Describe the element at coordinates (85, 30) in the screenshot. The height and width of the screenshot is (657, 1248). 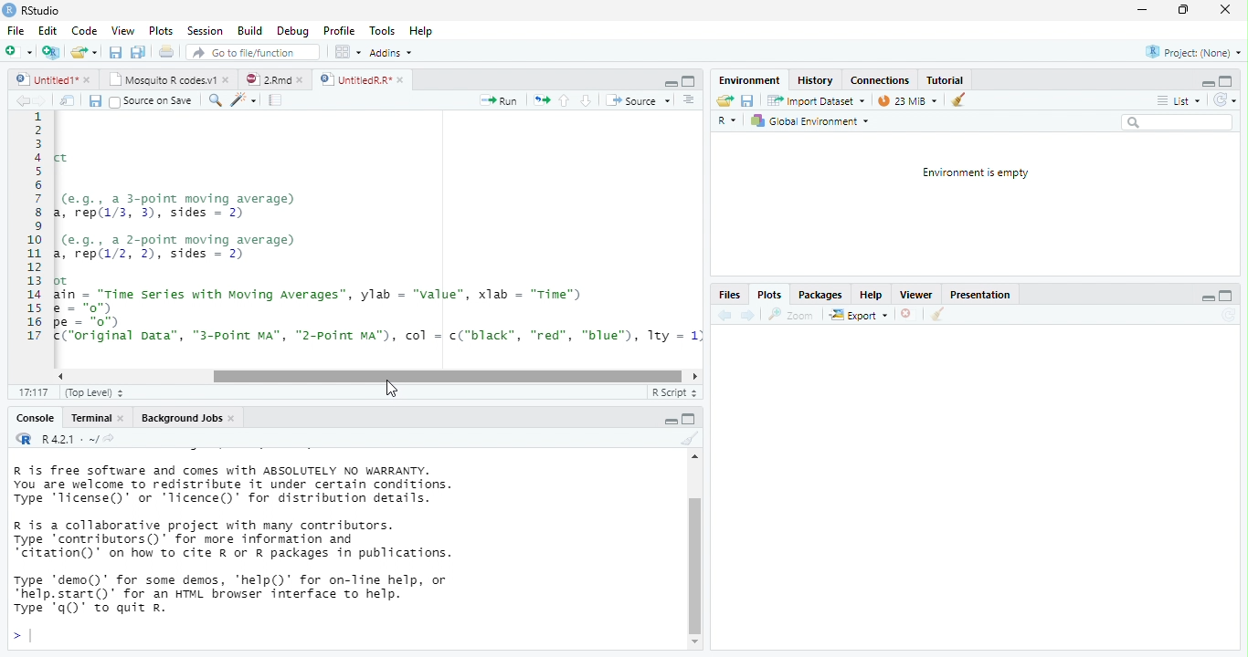
I see `Code` at that location.